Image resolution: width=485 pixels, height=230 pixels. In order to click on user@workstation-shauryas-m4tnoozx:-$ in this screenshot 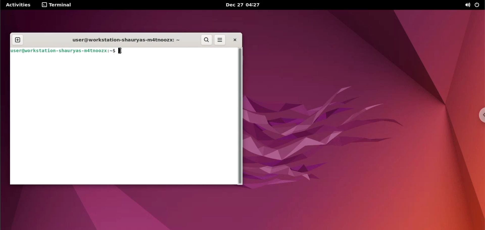, I will do `click(63, 51)`.